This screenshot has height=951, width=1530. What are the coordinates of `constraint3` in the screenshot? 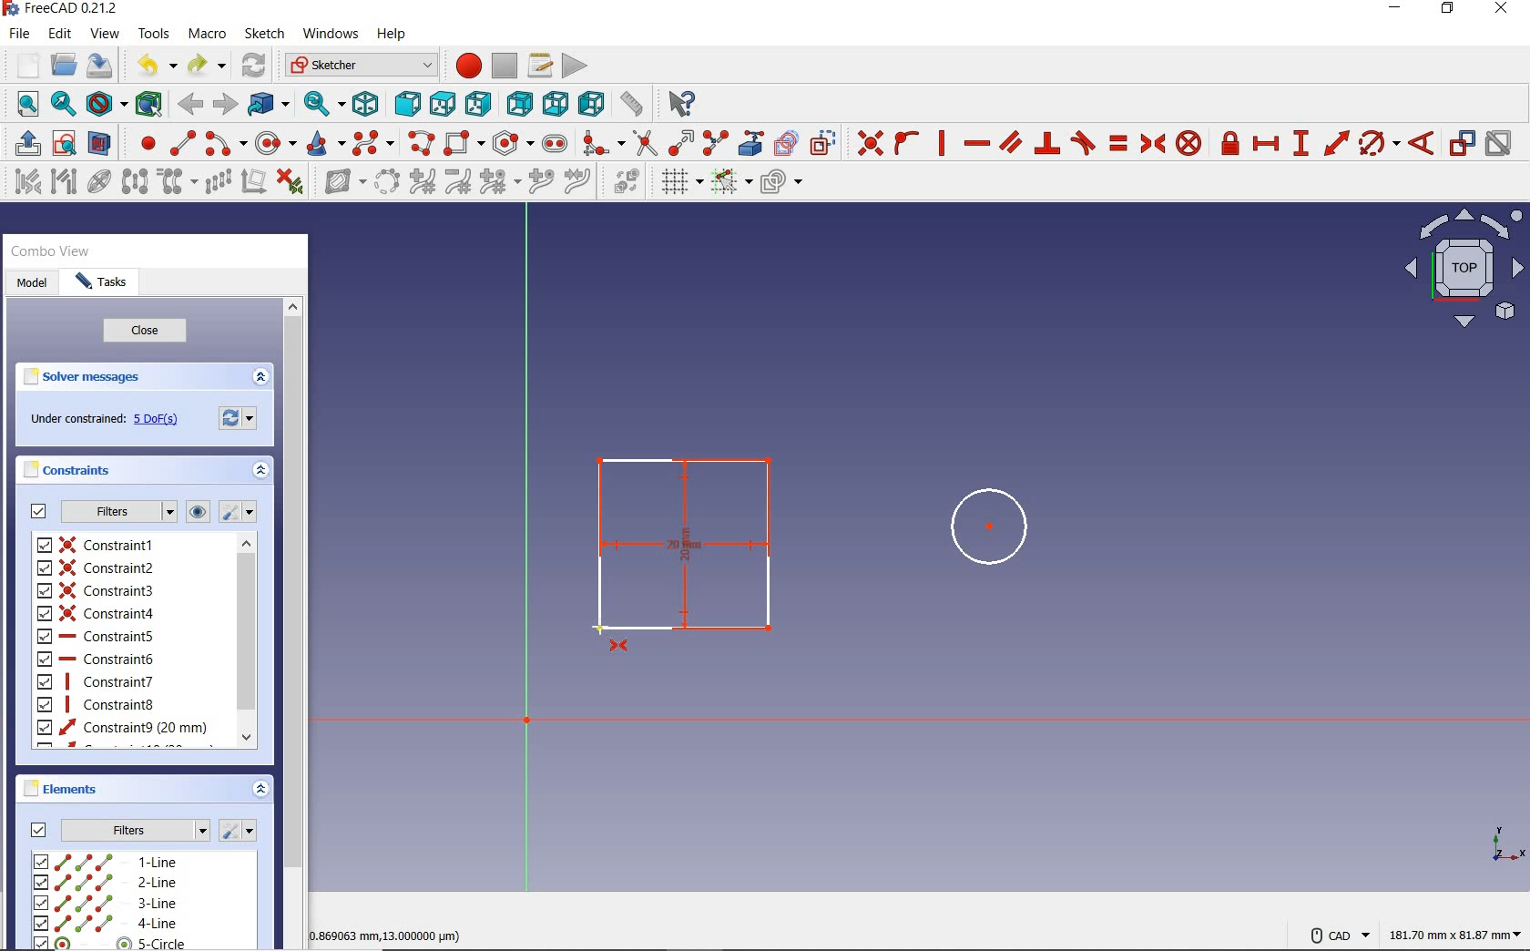 It's located at (97, 590).